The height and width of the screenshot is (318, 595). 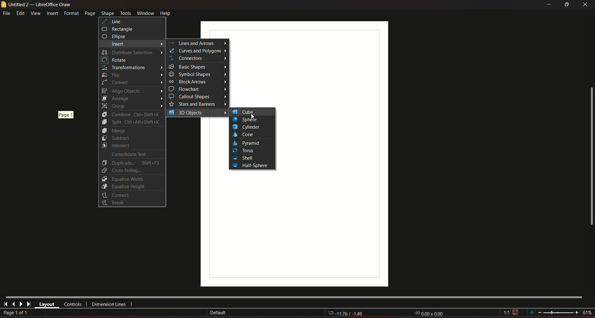 I want to click on Connect, so click(x=117, y=195).